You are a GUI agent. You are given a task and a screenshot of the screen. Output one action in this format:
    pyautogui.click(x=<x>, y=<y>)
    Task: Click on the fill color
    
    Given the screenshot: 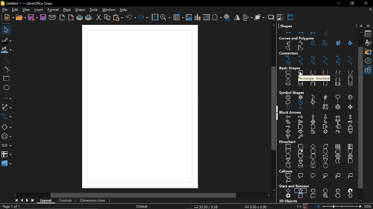 What is the action you would take?
    pyautogui.click(x=7, y=50)
    